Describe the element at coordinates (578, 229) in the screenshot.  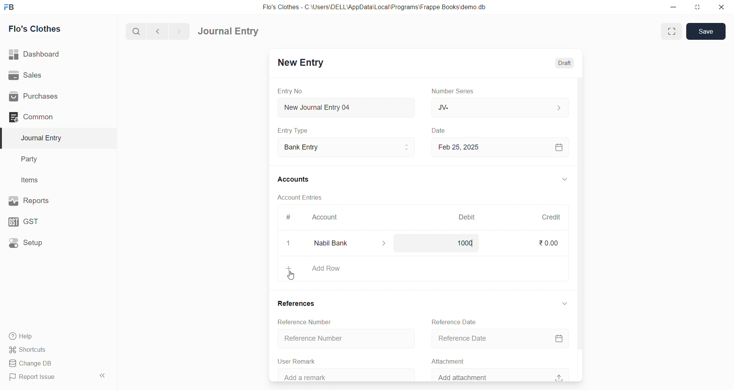
I see `Scroll bar` at that location.